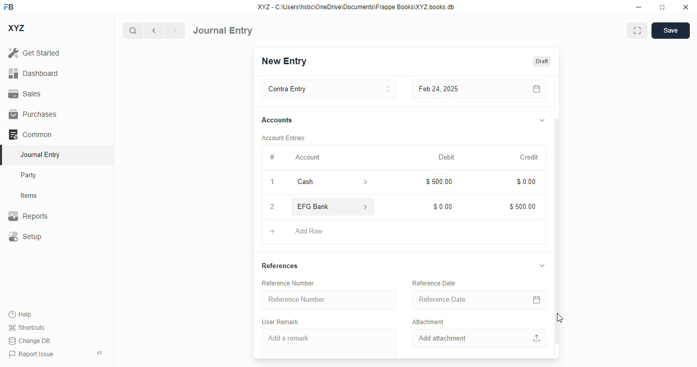 The width and height of the screenshot is (697, 367). I want to click on common, so click(30, 134).